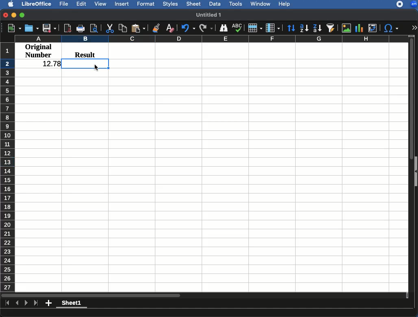 The image size is (418, 317). I want to click on Insert, so click(122, 4).